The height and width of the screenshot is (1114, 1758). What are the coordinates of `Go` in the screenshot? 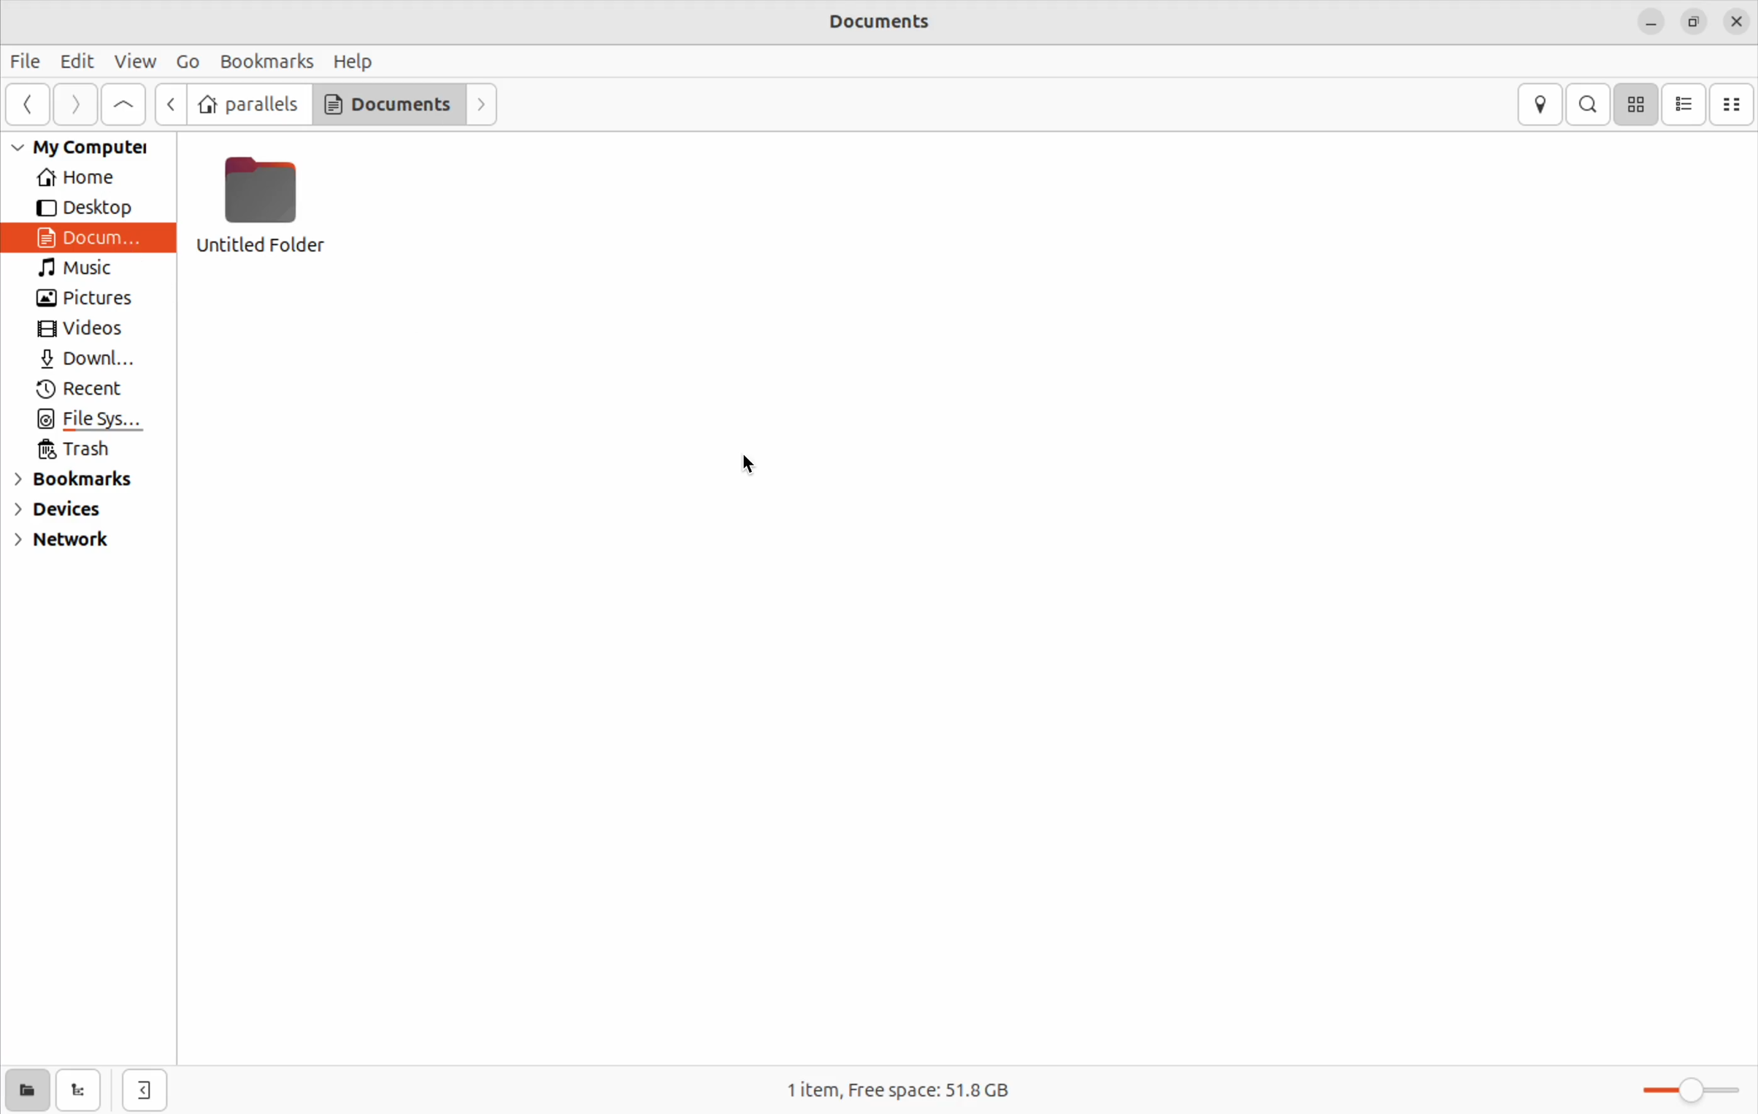 It's located at (186, 61).